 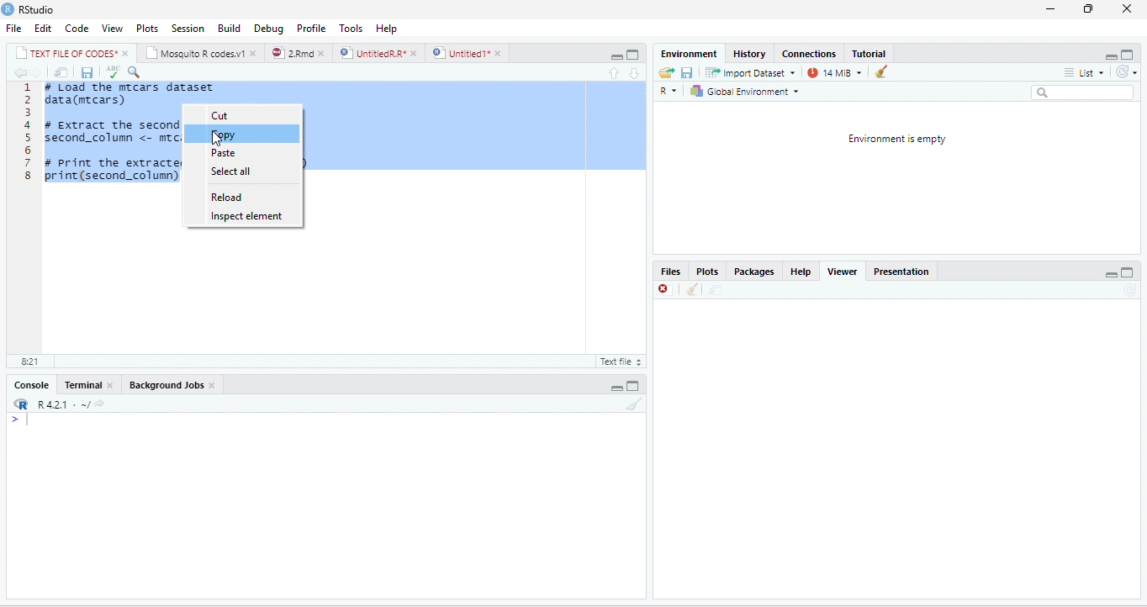 What do you see at coordinates (82, 386) in the screenshot?
I see `Terminal` at bounding box center [82, 386].